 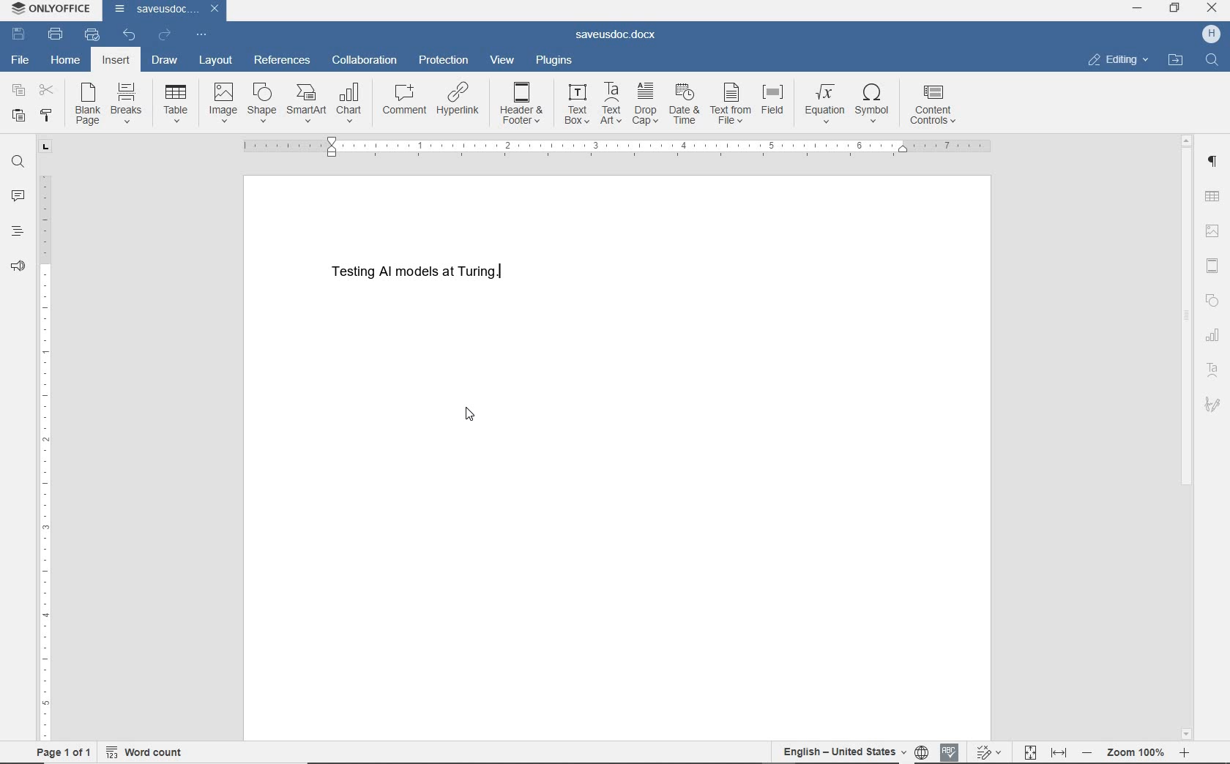 What do you see at coordinates (685, 106) in the screenshot?
I see `date & time` at bounding box center [685, 106].